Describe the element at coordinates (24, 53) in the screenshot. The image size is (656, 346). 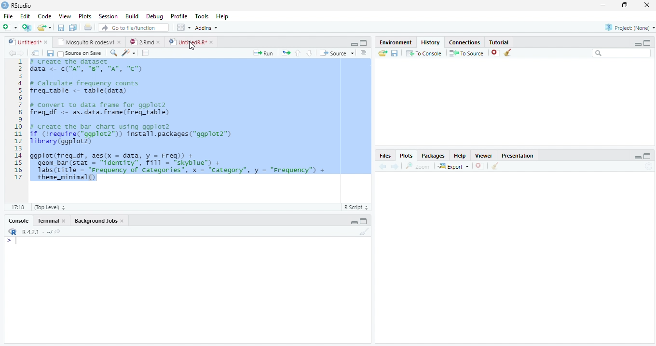
I see `Forward` at that location.